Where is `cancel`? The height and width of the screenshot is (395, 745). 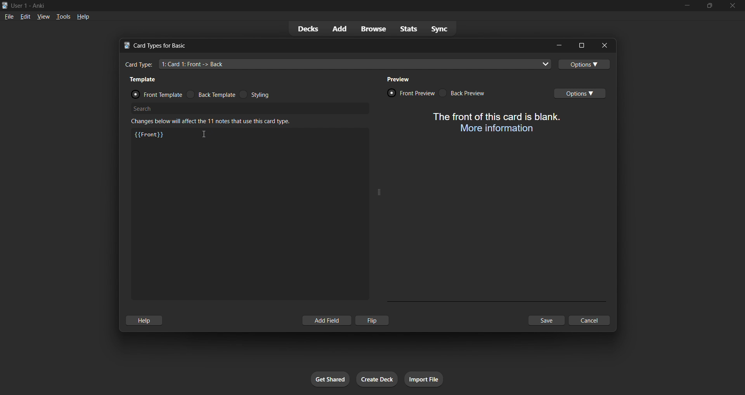
cancel is located at coordinates (590, 320).